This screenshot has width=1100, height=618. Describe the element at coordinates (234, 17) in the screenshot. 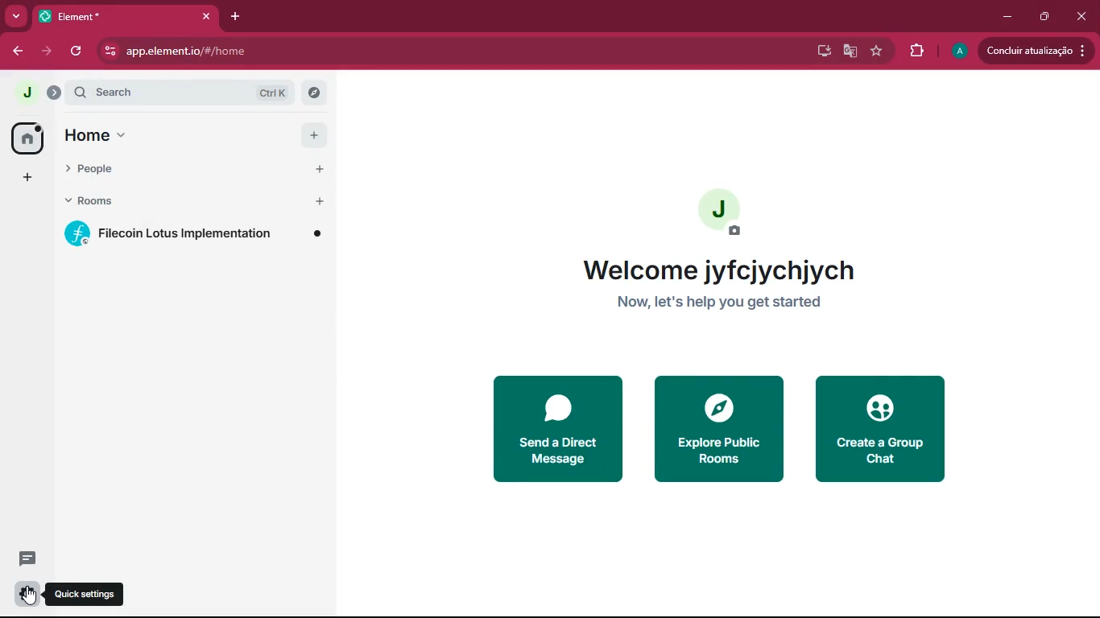

I see `add tab` at that location.